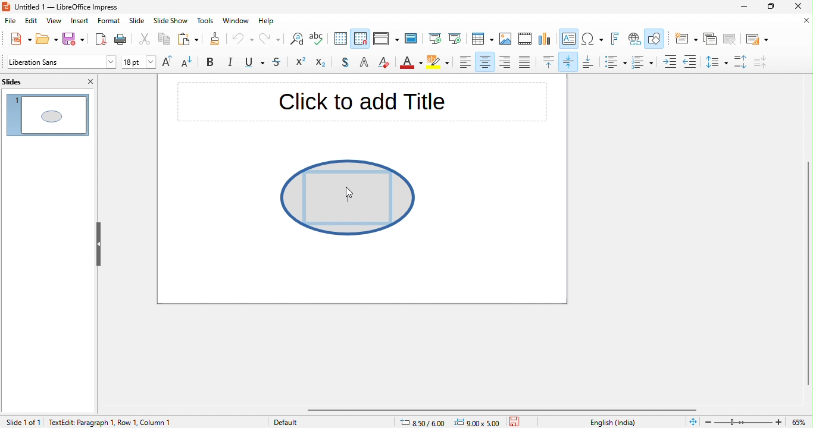 The height and width of the screenshot is (428, 813). What do you see at coordinates (212, 63) in the screenshot?
I see `bold` at bounding box center [212, 63].